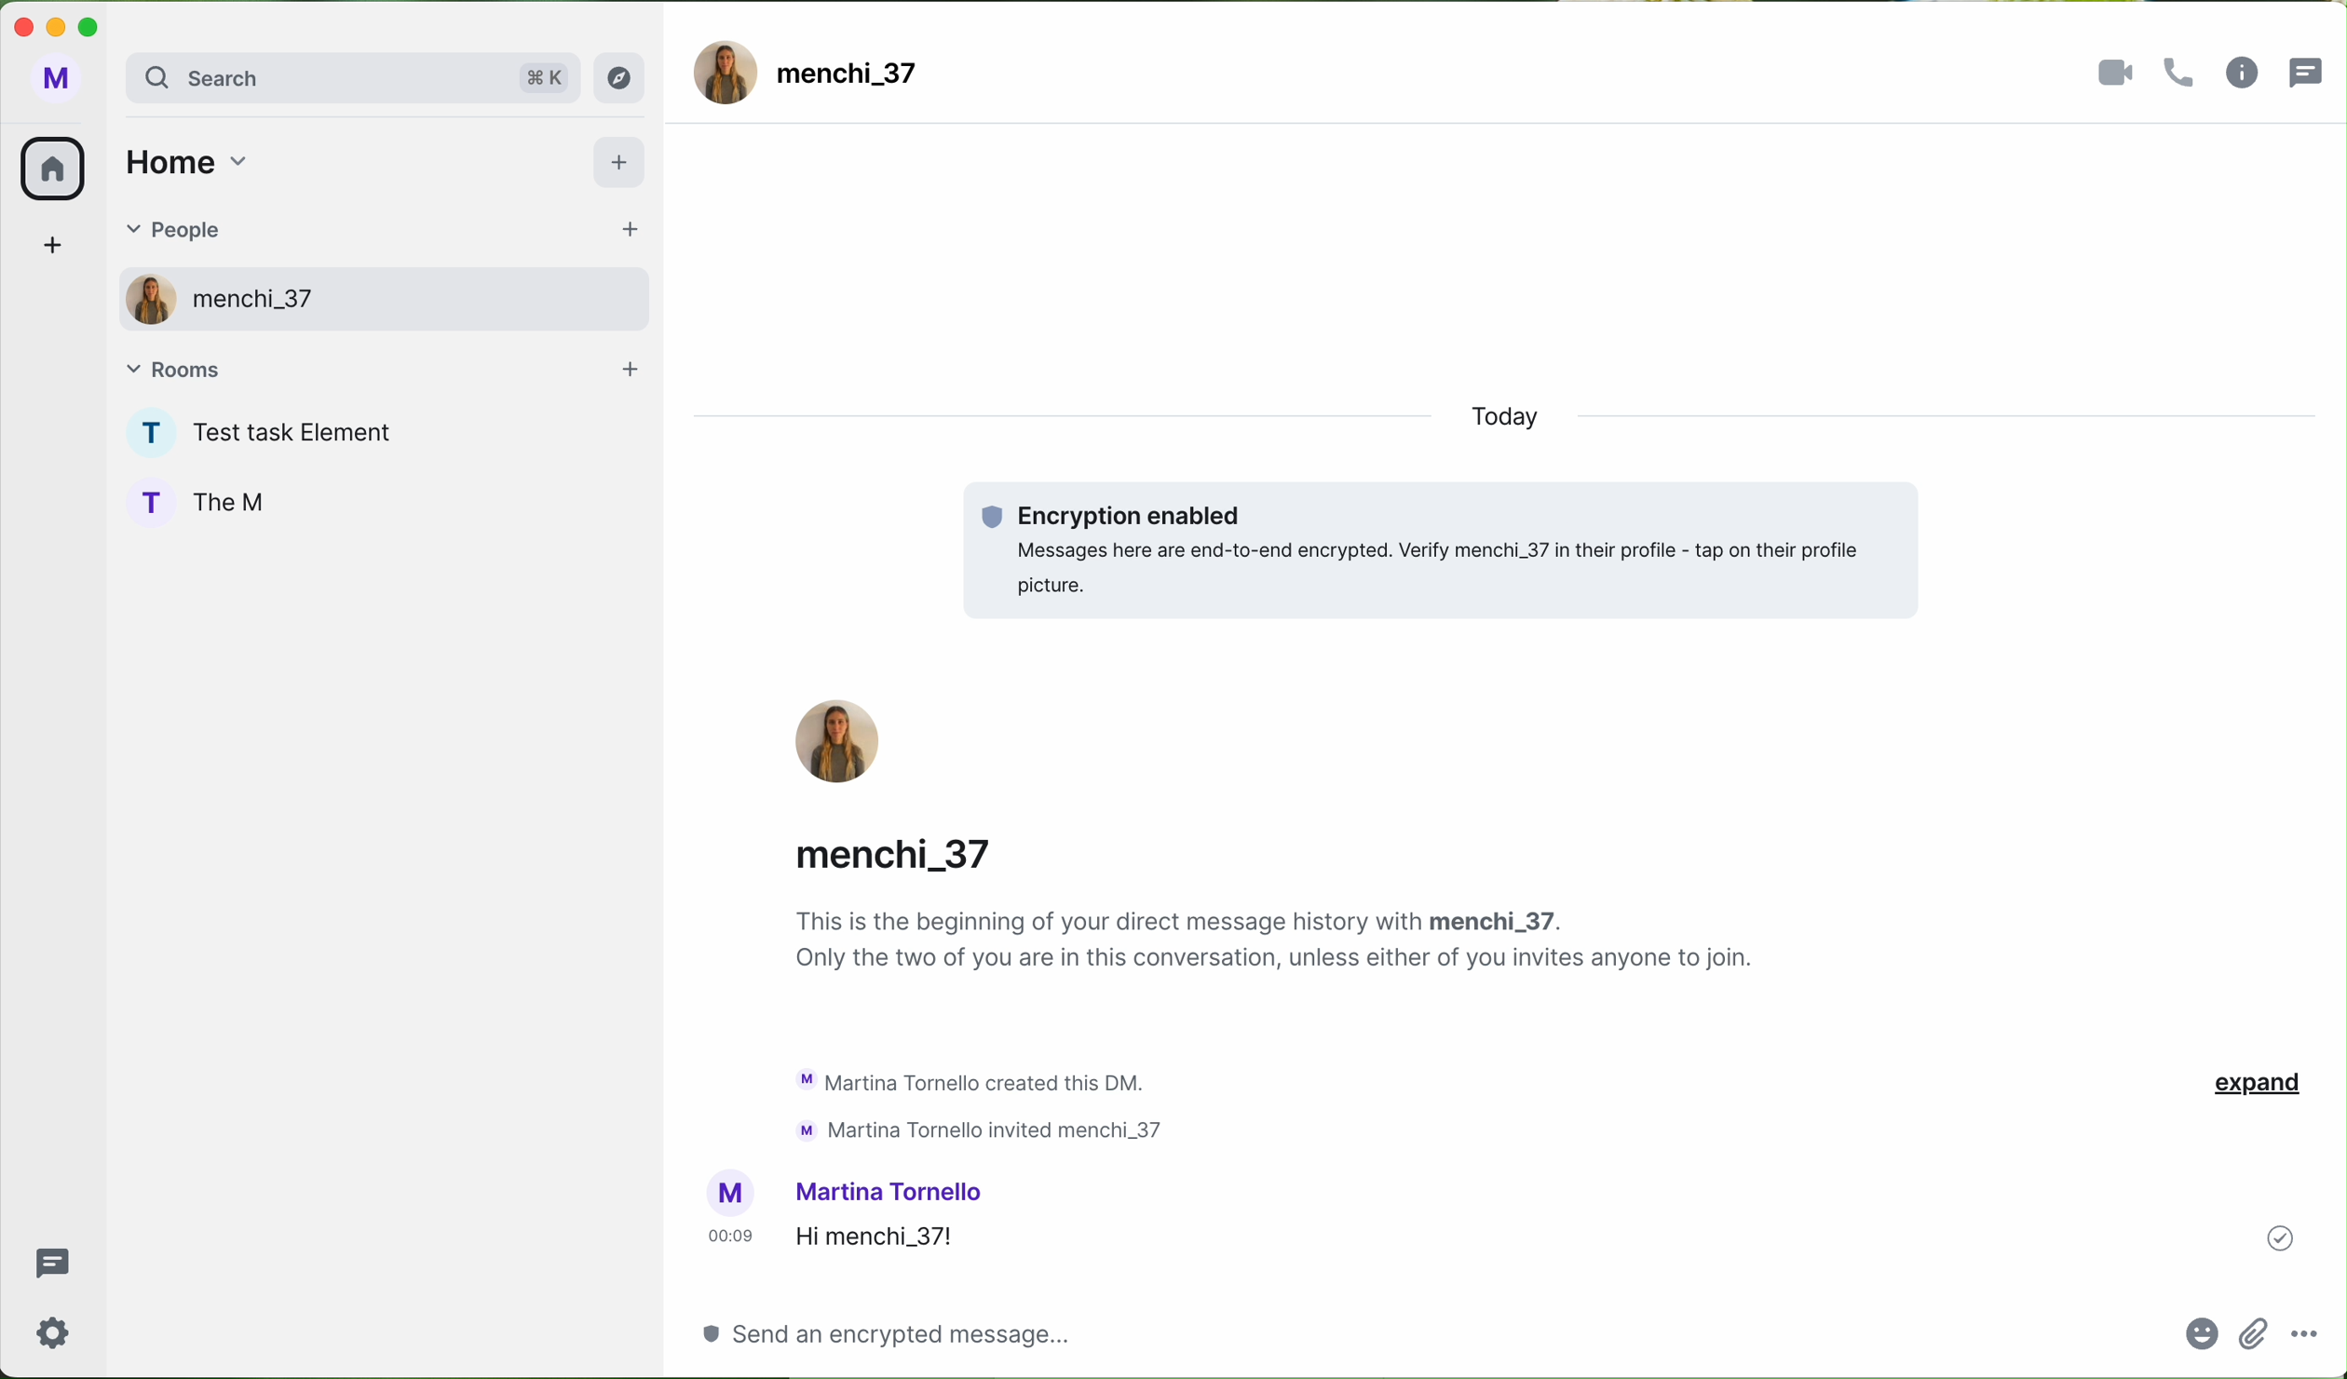  What do you see at coordinates (242, 504) in the screenshot?
I see `The M` at bounding box center [242, 504].